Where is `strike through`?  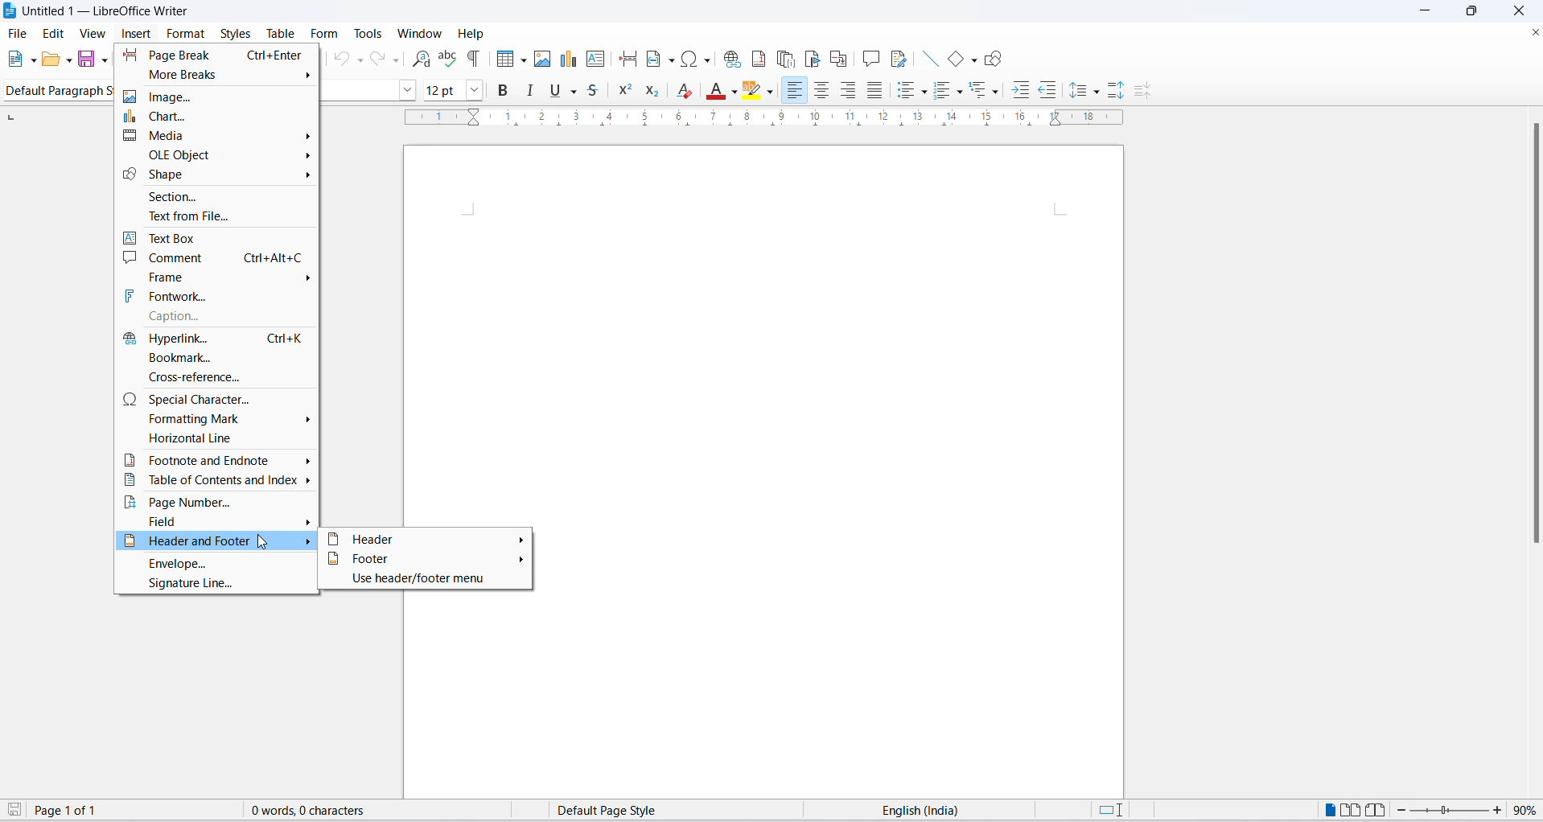
strike through is located at coordinates (599, 89).